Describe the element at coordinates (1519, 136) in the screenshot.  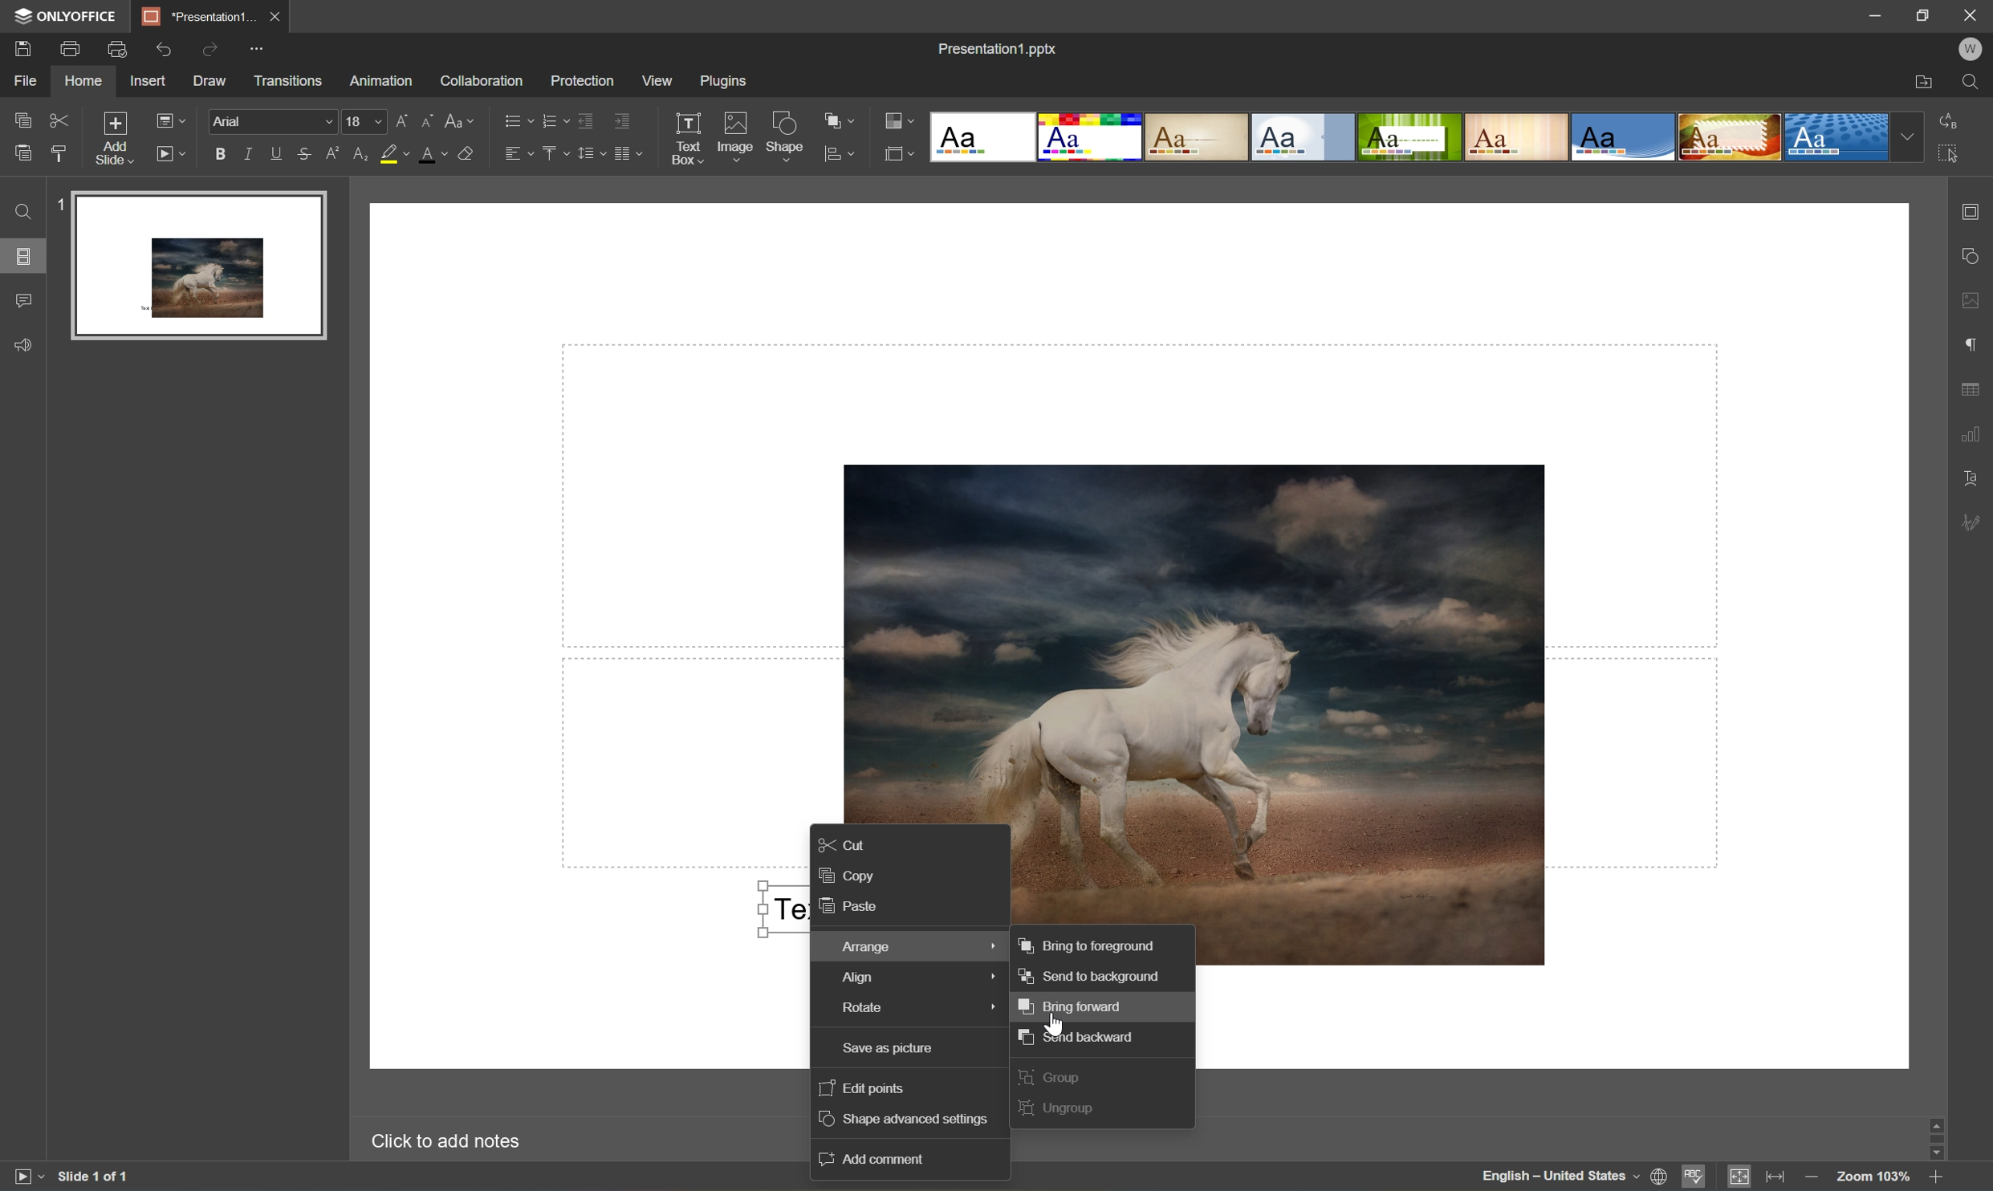
I see `Lines` at that location.